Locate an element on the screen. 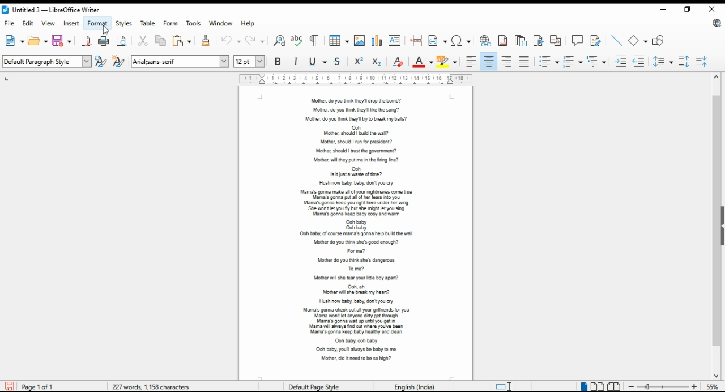  window is located at coordinates (221, 23).